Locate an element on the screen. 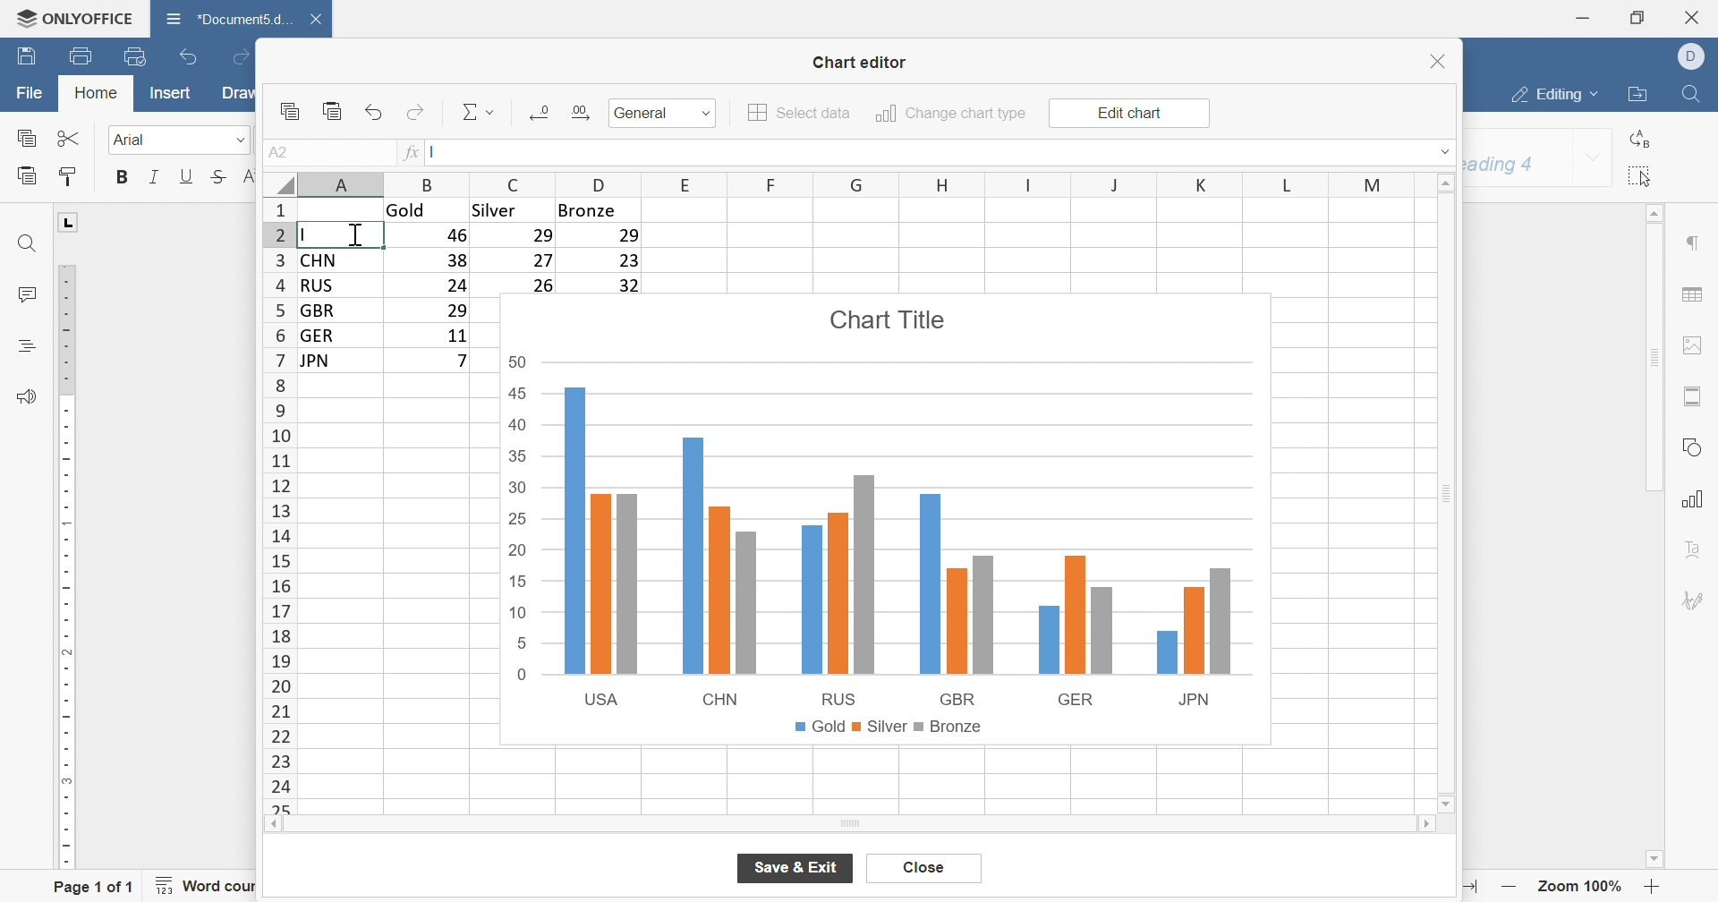  print is located at coordinates (83, 56).